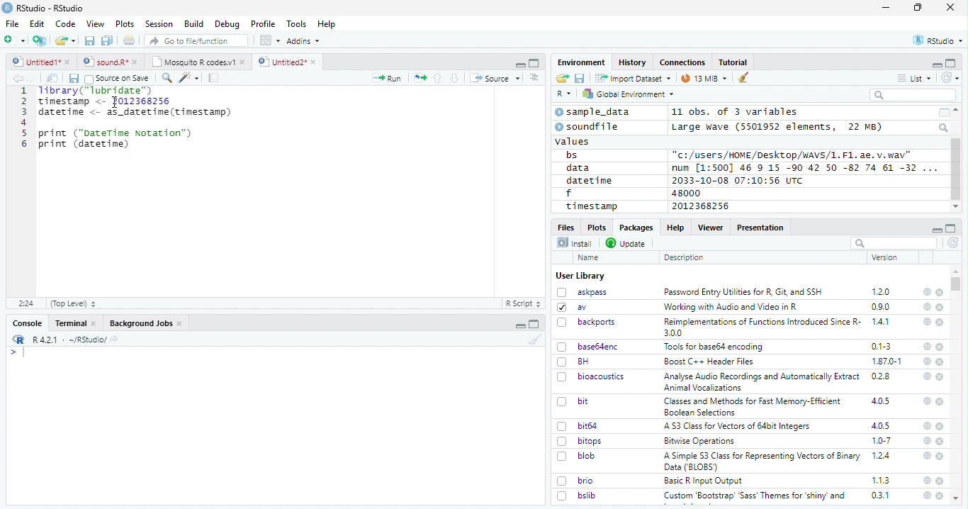  I want to click on Full screen, so click(534, 62).